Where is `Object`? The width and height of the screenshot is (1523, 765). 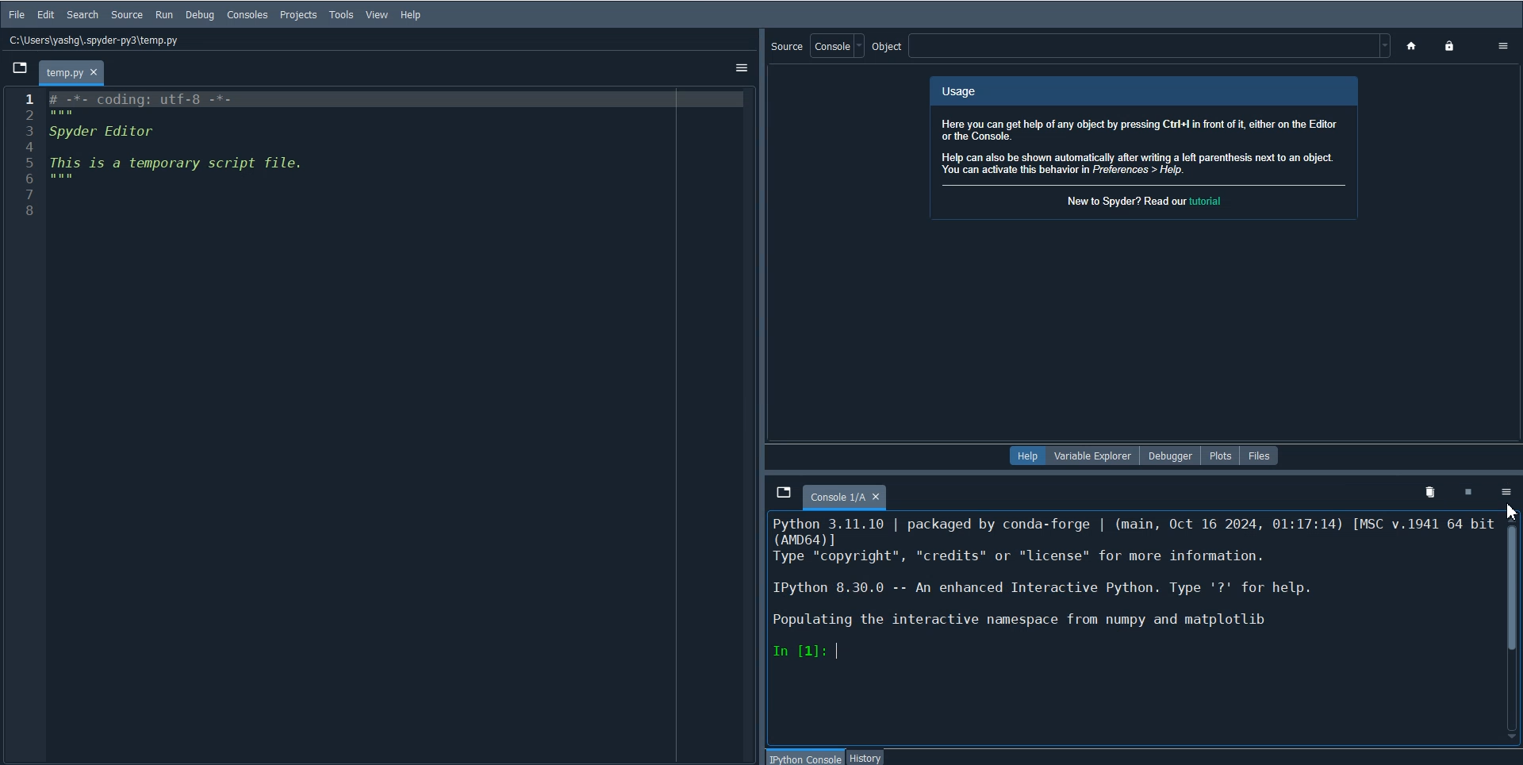
Object is located at coordinates (1130, 46).